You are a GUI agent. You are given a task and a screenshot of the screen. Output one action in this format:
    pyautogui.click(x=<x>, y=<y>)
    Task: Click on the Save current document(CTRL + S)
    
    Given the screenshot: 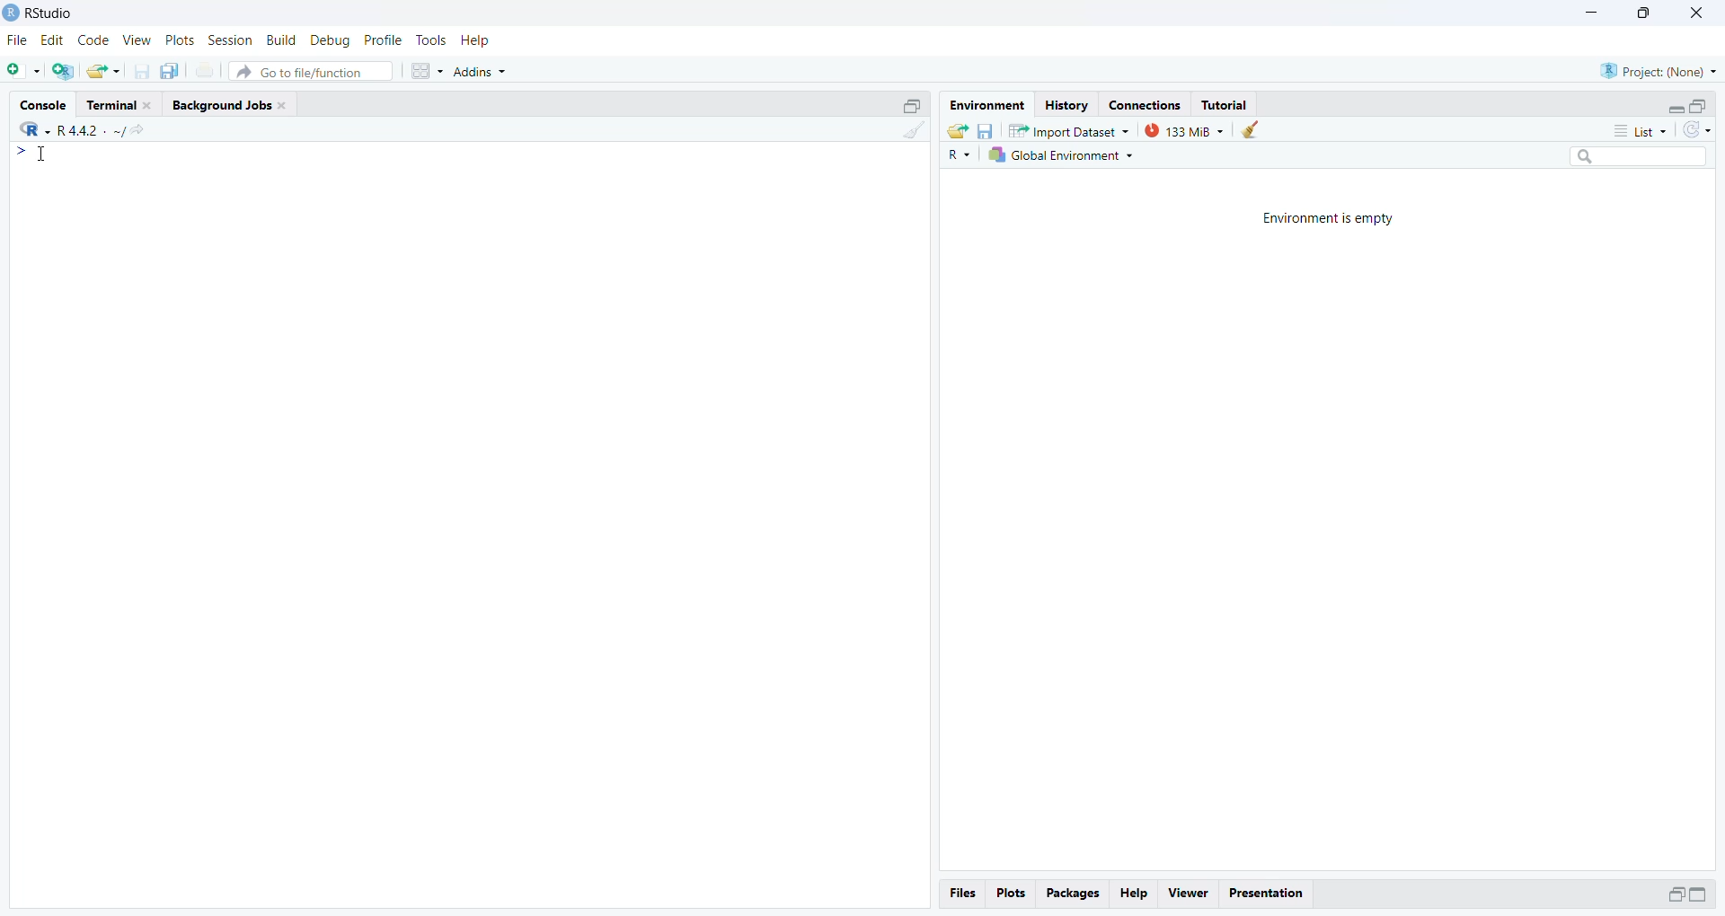 What is the action you would take?
    pyautogui.click(x=140, y=73)
    